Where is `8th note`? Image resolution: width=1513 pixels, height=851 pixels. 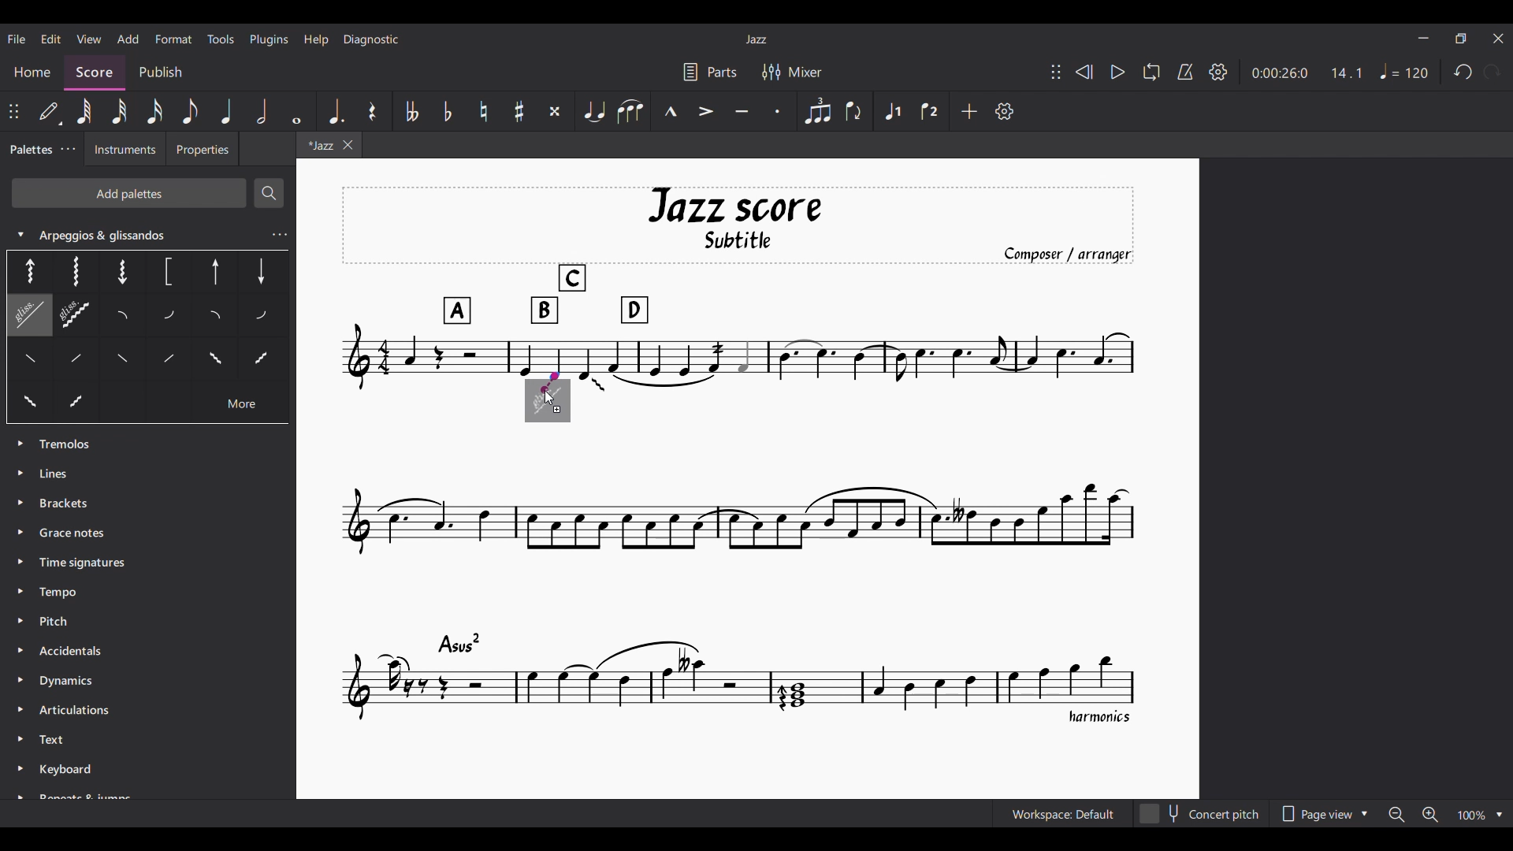
8th note is located at coordinates (191, 111).